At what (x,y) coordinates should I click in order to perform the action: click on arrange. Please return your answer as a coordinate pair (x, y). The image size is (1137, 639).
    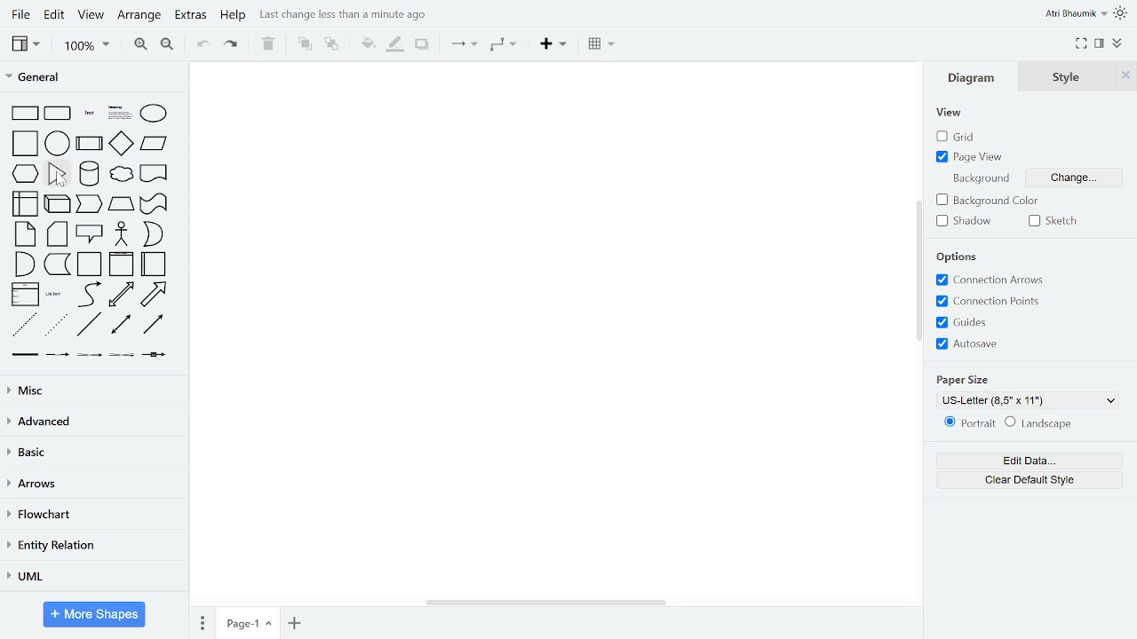
    Looking at the image, I should click on (140, 15).